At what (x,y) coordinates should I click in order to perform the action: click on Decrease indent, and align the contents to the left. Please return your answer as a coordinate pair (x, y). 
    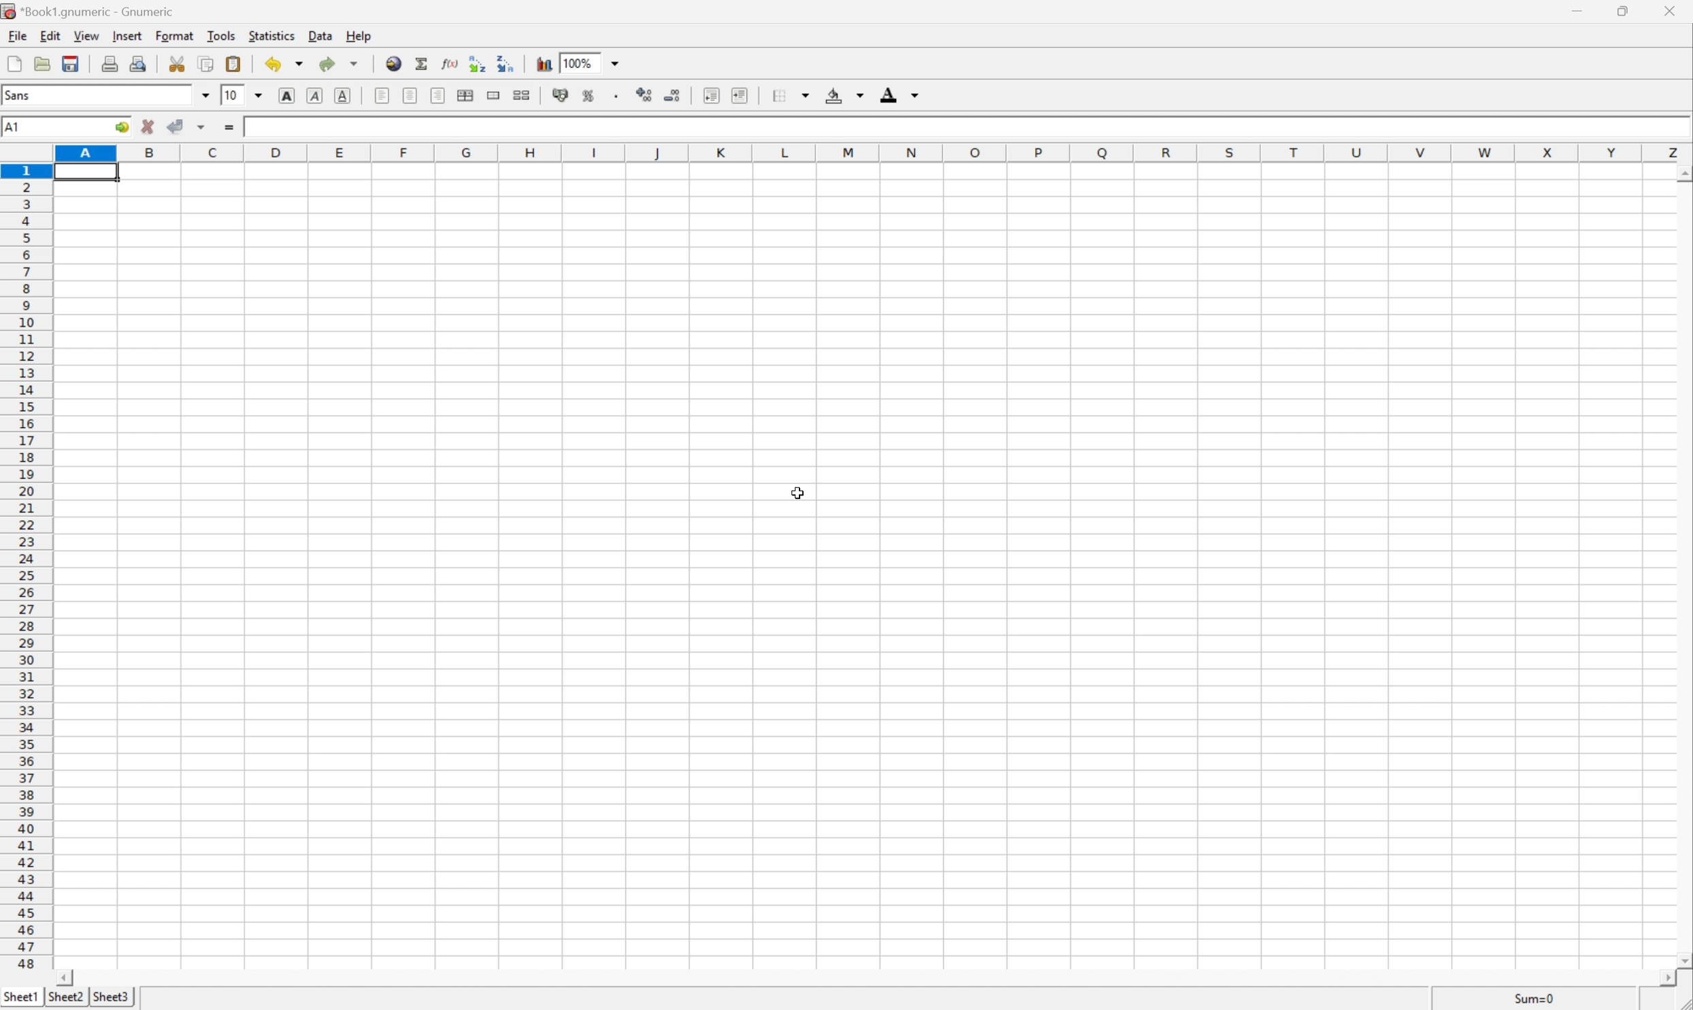
    Looking at the image, I should click on (710, 95).